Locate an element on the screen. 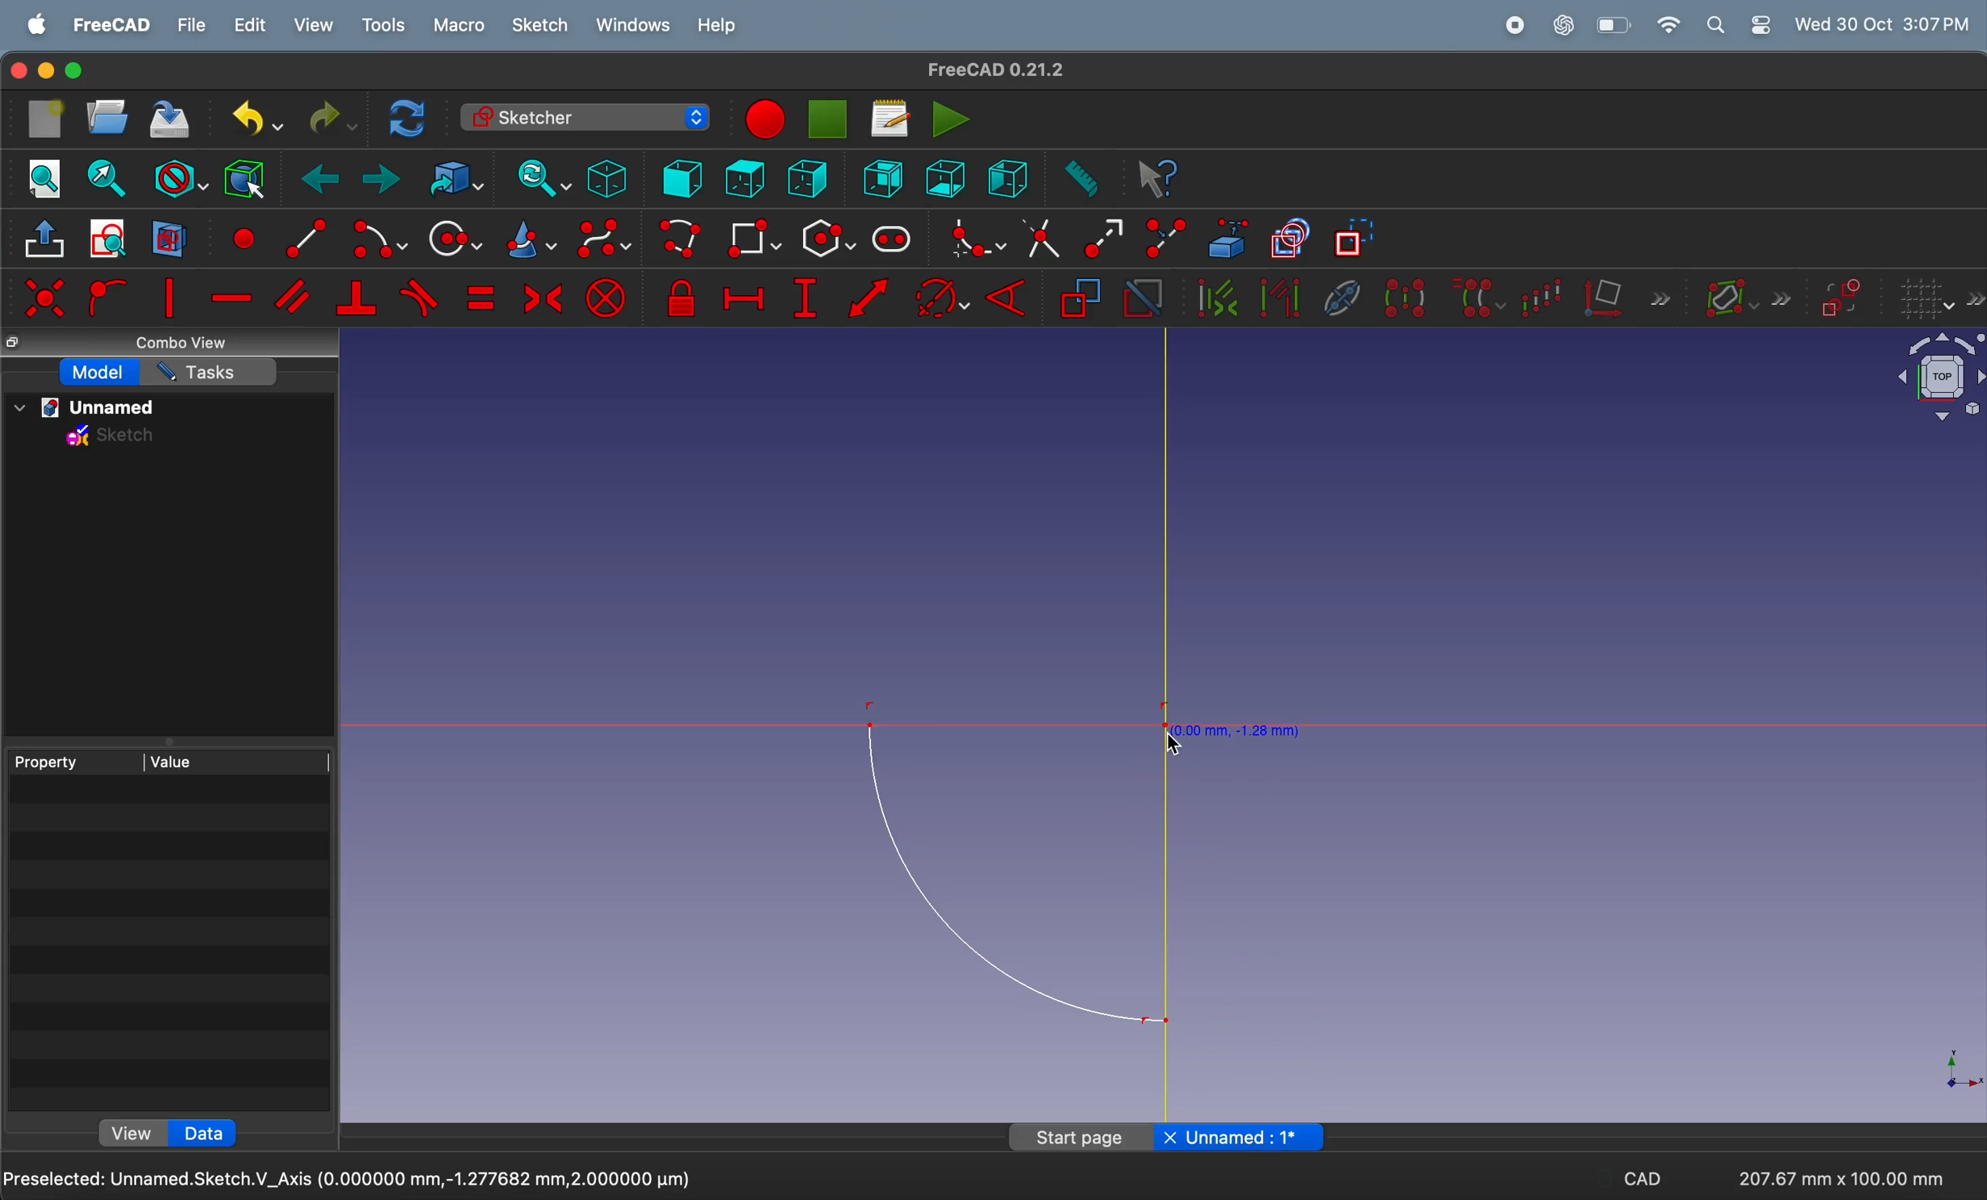 This screenshot has height=1200, width=1987. read marco is located at coordinates (889, 119).